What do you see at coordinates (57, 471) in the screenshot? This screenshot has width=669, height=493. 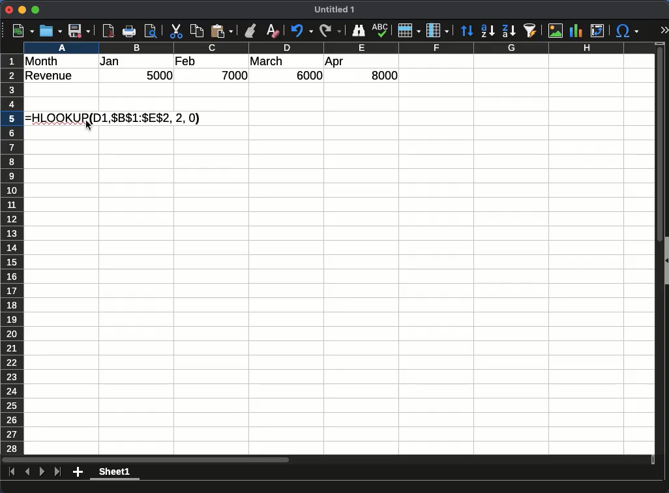 I see `last sheet` at bounding box center [57, 471].